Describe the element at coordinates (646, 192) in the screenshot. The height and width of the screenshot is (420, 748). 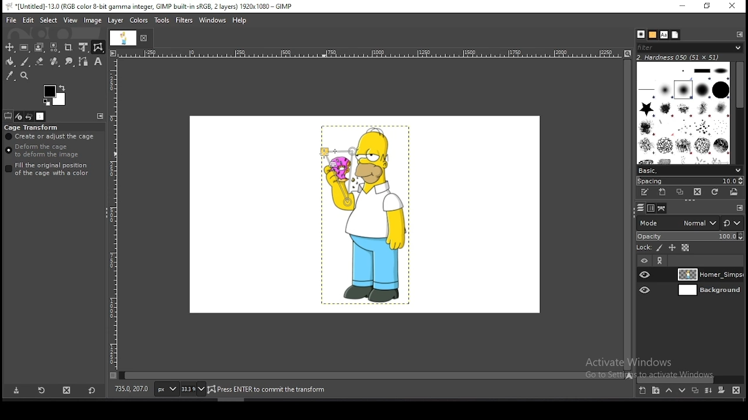
I see `edit this brush` at that location.